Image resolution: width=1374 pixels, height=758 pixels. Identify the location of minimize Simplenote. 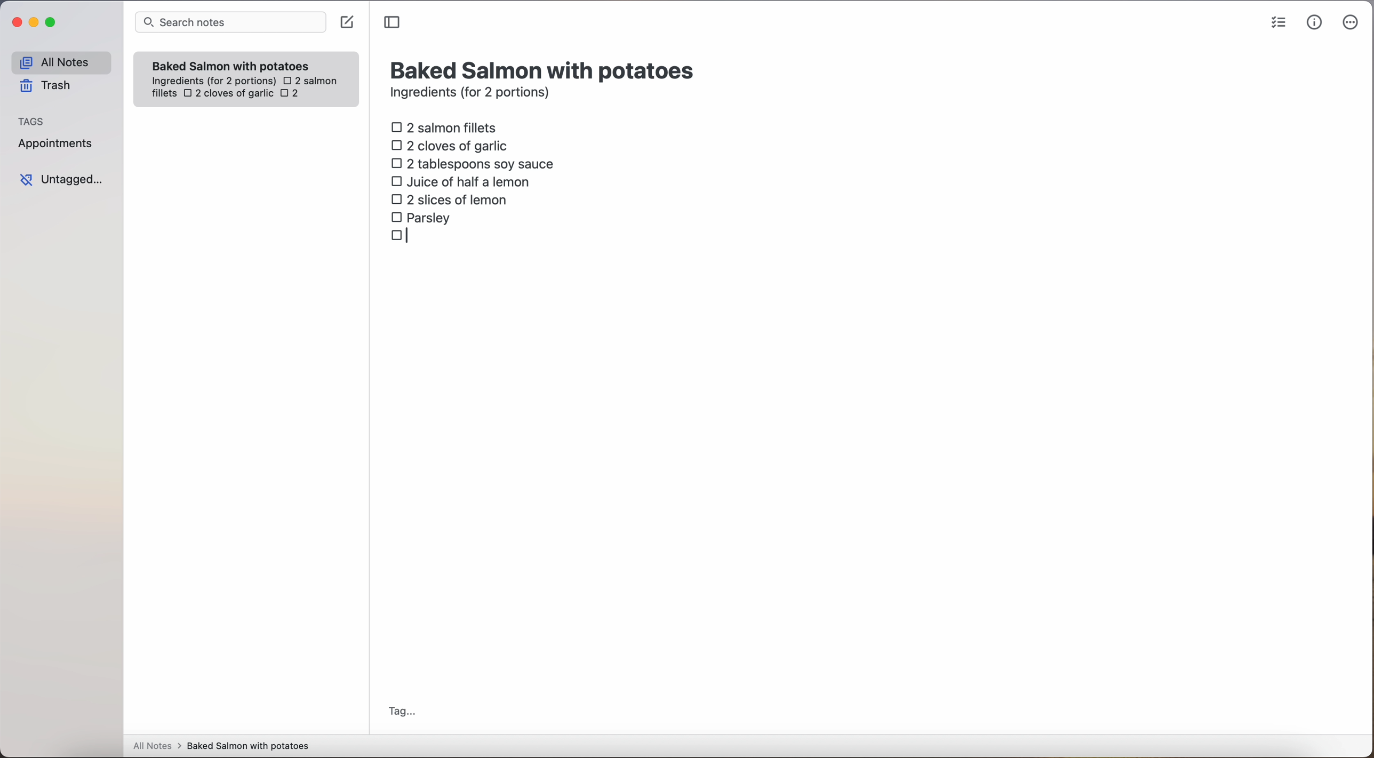
(34, 23).